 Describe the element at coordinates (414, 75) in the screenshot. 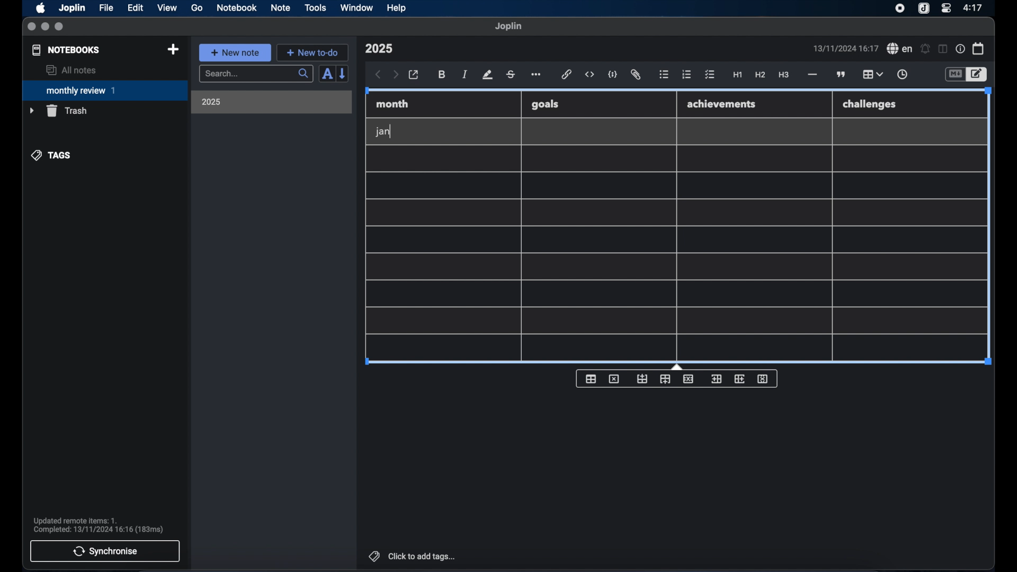

I see `open in external editor` at that location.